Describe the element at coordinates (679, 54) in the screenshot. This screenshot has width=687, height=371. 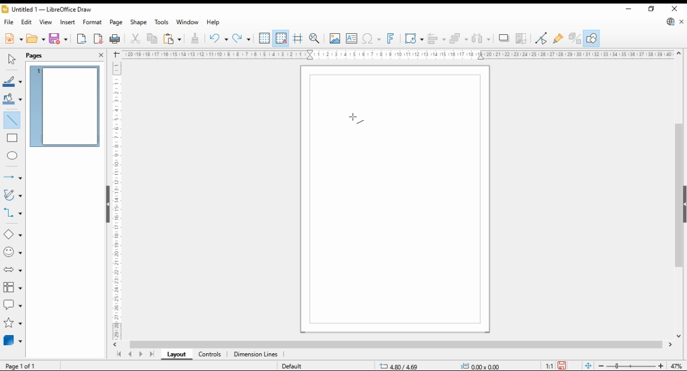
I see `move up` at that location.